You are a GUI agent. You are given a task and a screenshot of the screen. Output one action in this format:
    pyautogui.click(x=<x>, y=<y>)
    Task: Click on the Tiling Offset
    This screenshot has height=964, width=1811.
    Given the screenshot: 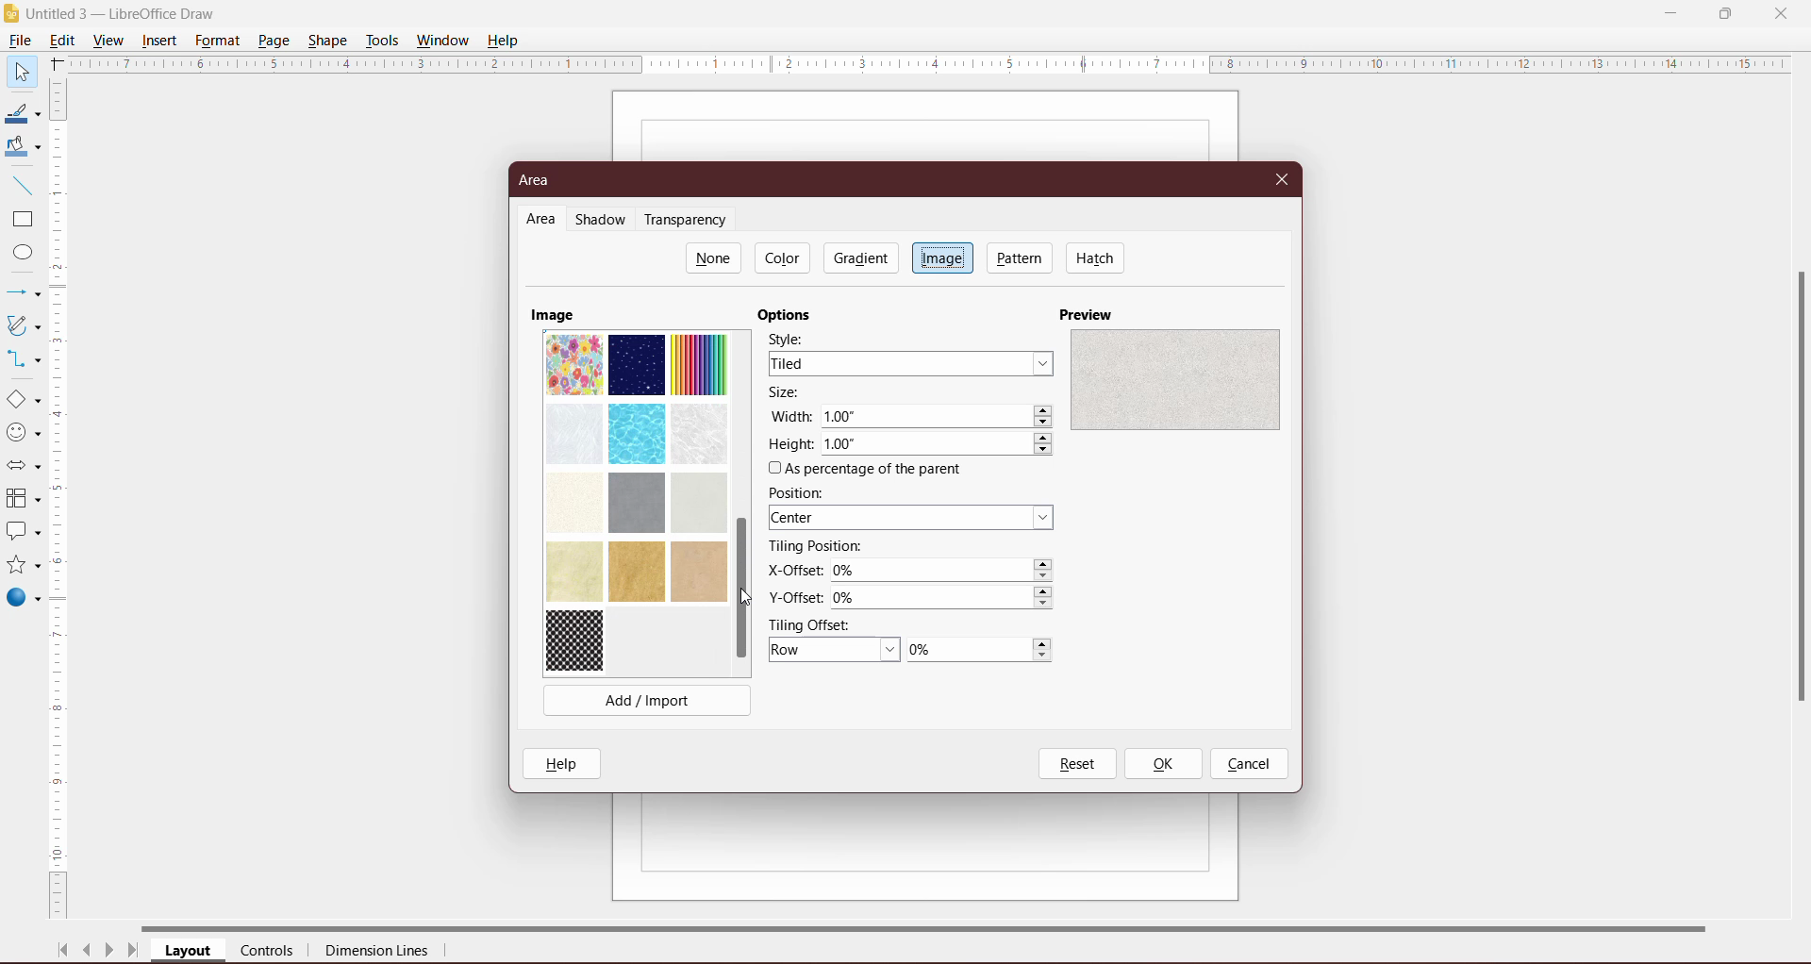 What is the action you would take?
    pyautogui.click(x=818, y=623)
    